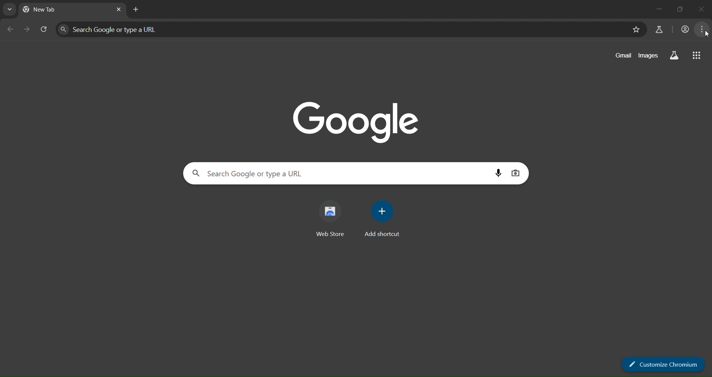 This screenshot has height=377, width=712. I want to click on go back one page, so click(10, 29).